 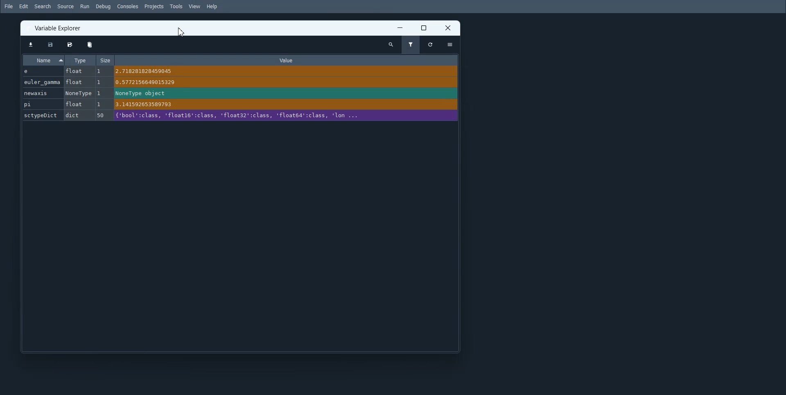 What do you see at coordinates (106, 59) in the screenshot?
I see `Size` at bounding box center [106, 59].